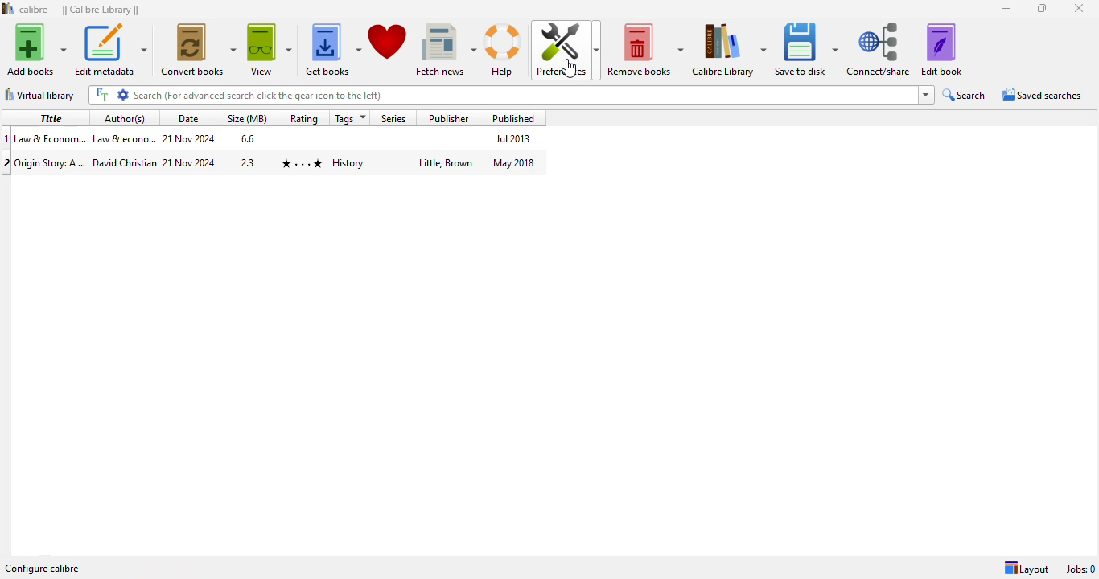  What do you see at coordinates (1027, 568) in the screenshot?
I see `layout` at bounding box center [1027, 568].